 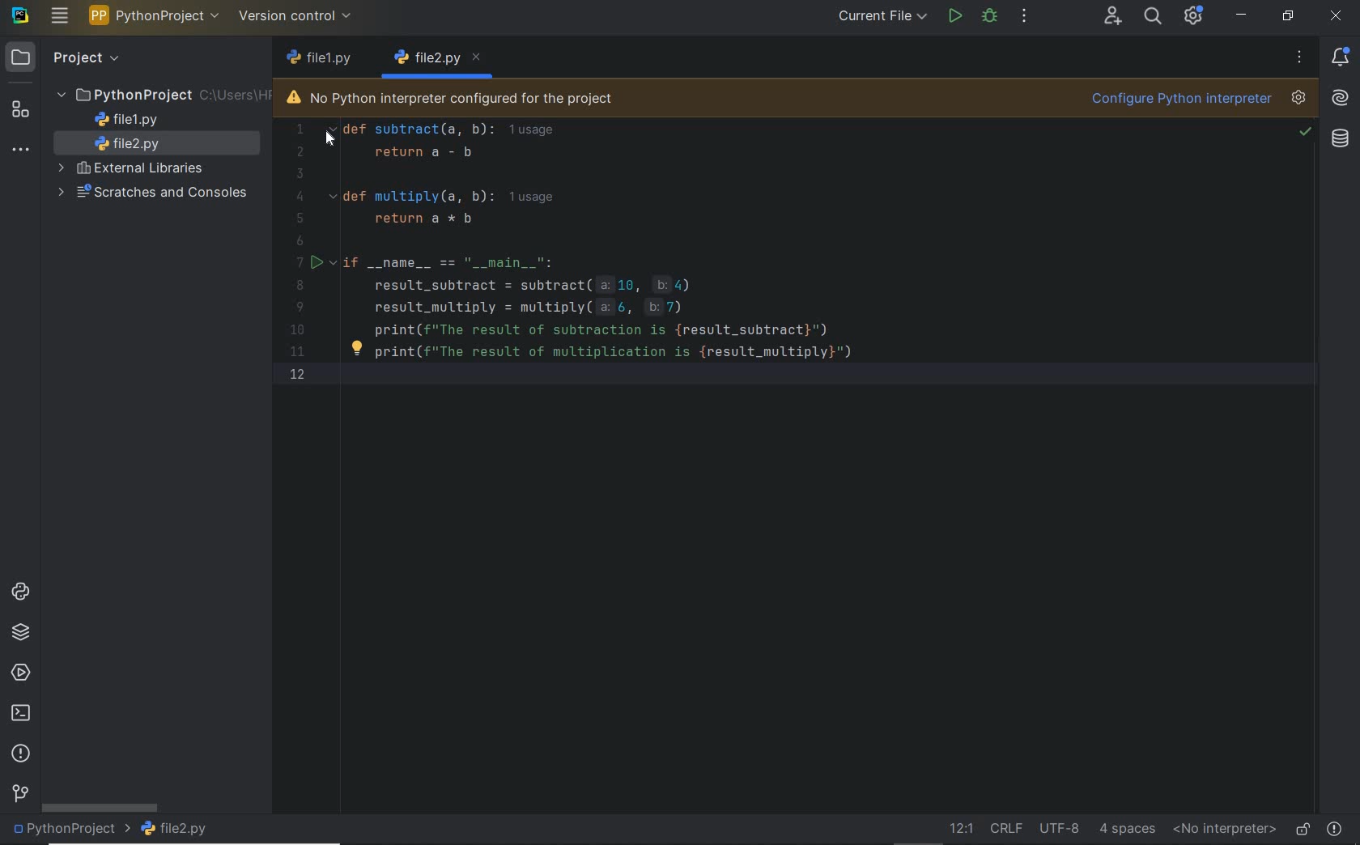 What do you see at coordinates (21, 152) in the screenshot?
I see `more tool windows` at bounding box center [21, 152].